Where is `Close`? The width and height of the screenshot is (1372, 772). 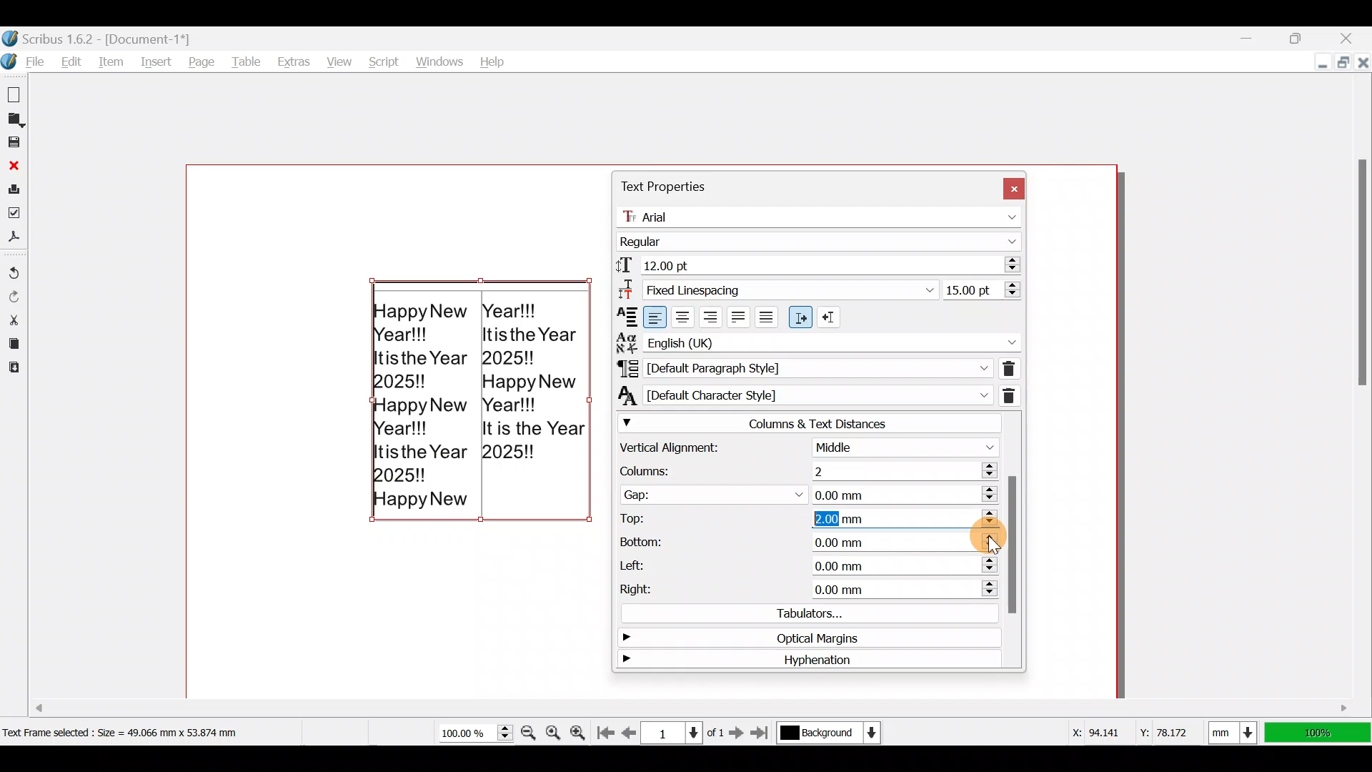 Close is located at coordinates (14, 165).